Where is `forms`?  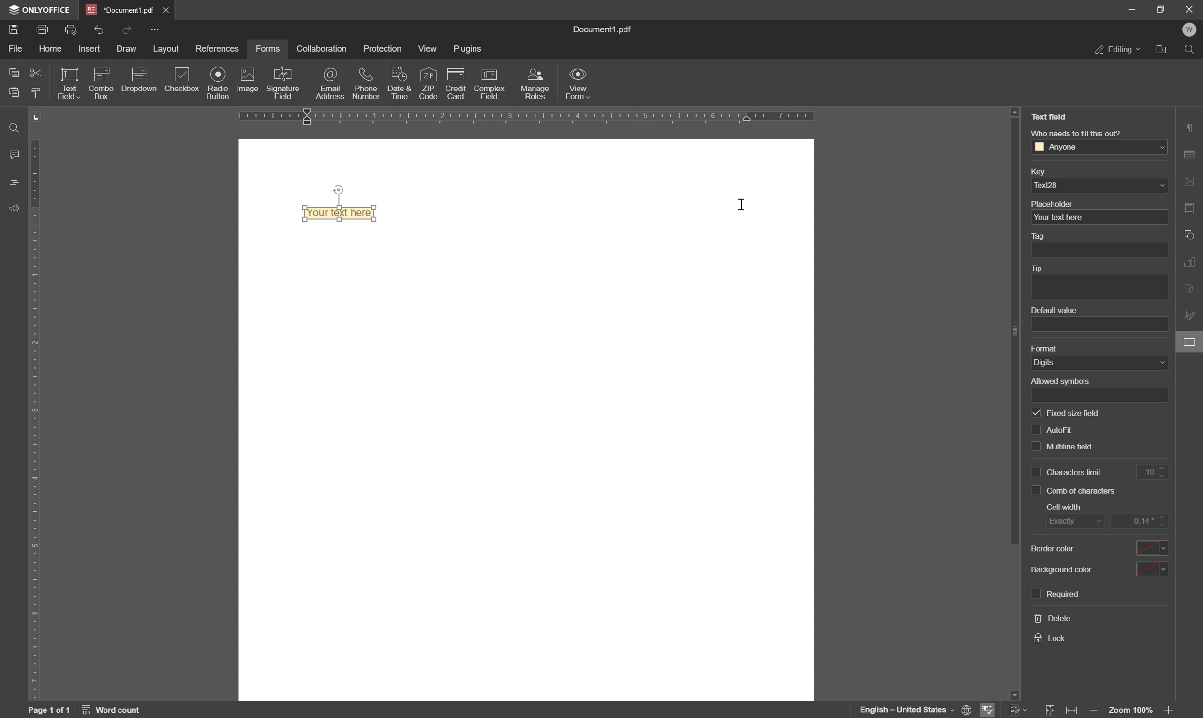
forms is located at coordinates (272, 47).